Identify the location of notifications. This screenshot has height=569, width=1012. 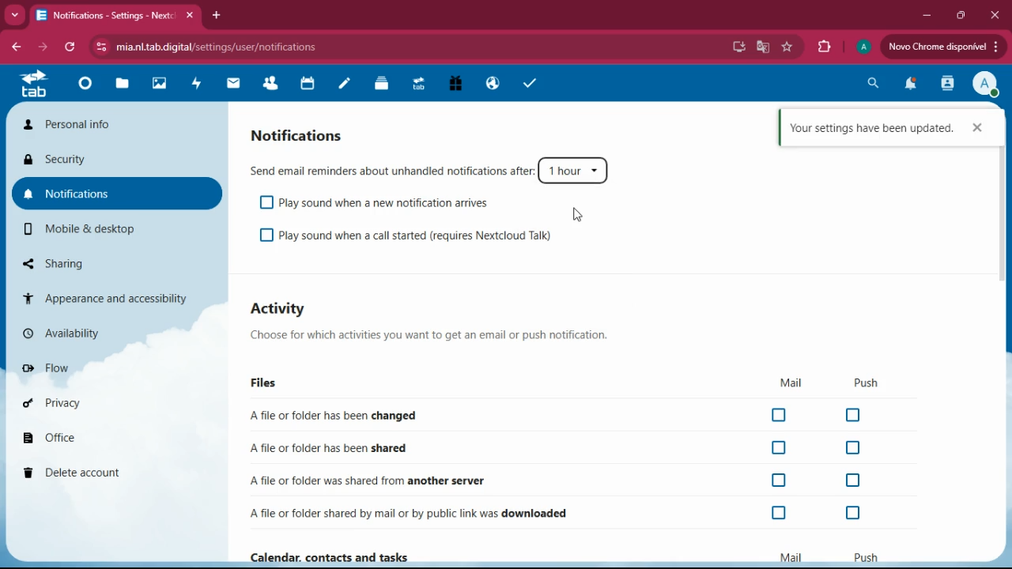
(908, 86).